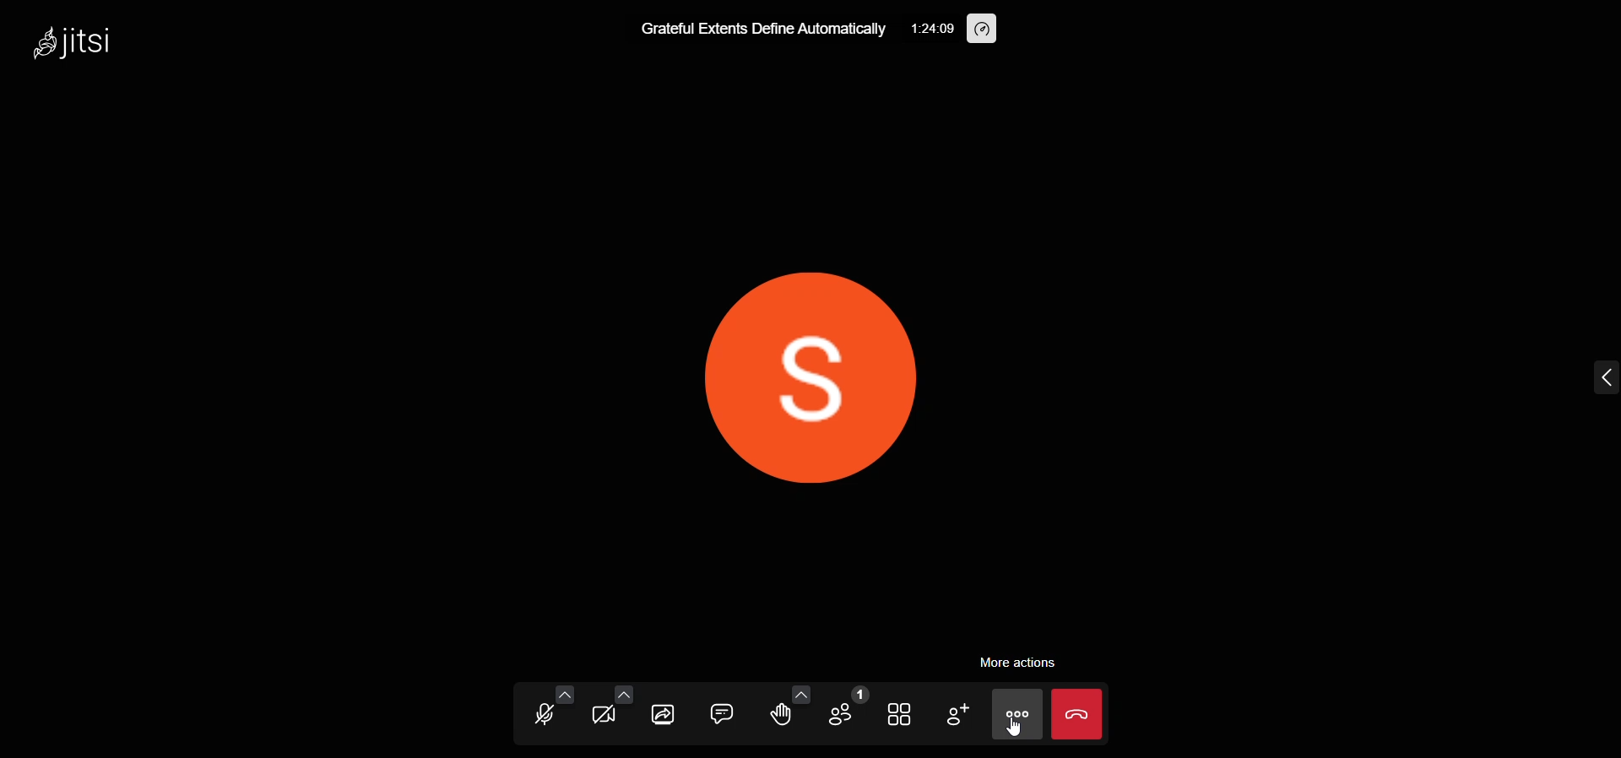 This screenshot has width=1621, height=758. What do you see at coordinates (1077, 715) in the screenshot?
I see `leave the meeting` at bounding box center [1077, 715].